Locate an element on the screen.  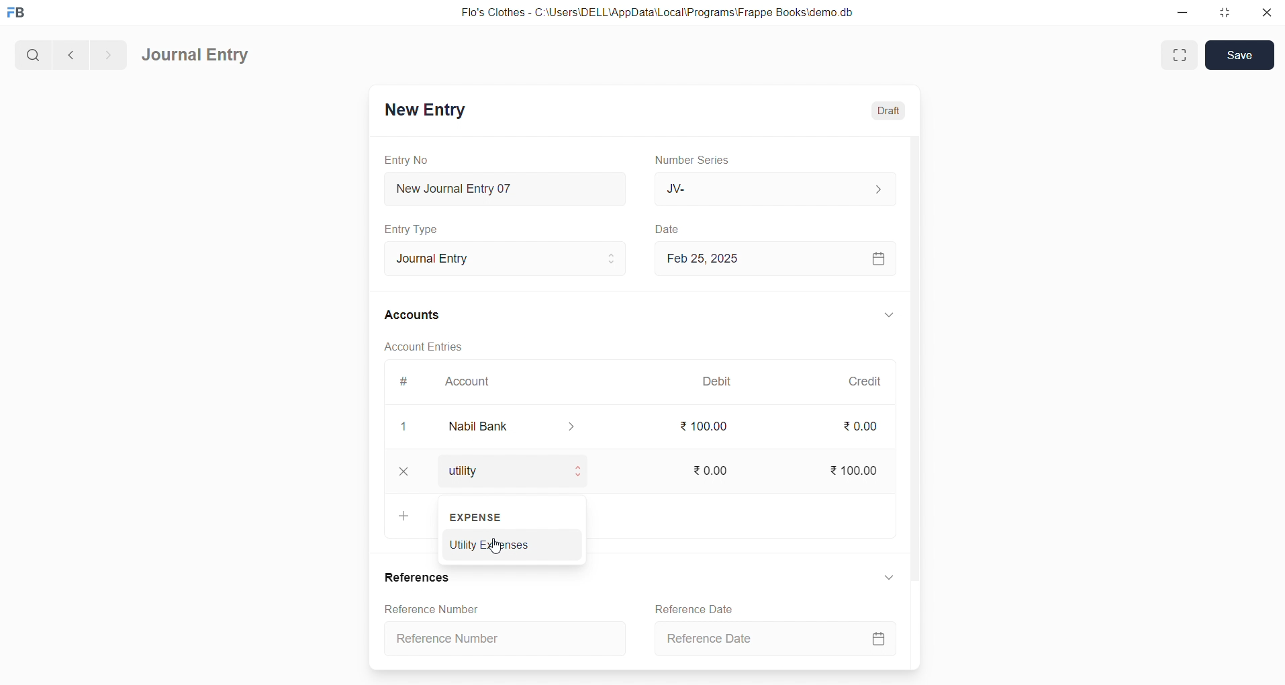
Account is located at coordinates (523, 426).